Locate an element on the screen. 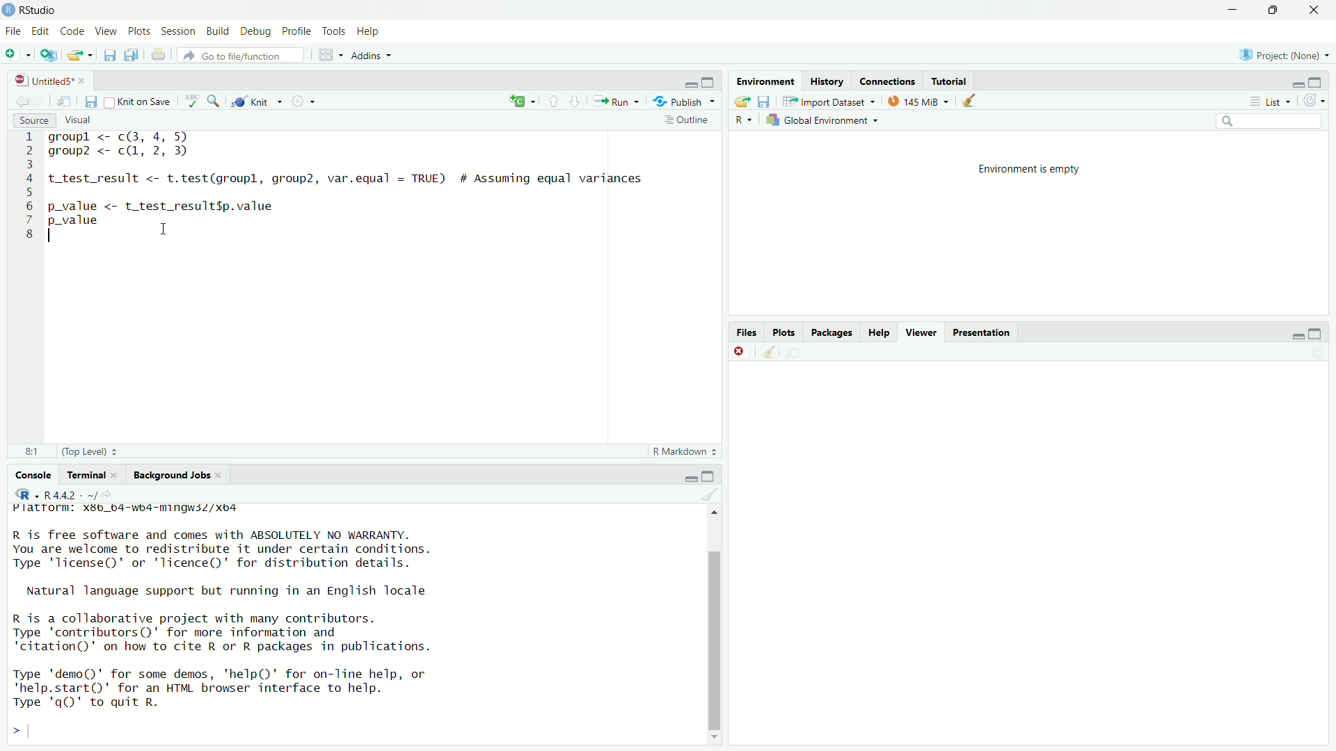 The width and height of the screenshot is (1336, 751). @ Knit ~ is located at coordinates (255, 102).